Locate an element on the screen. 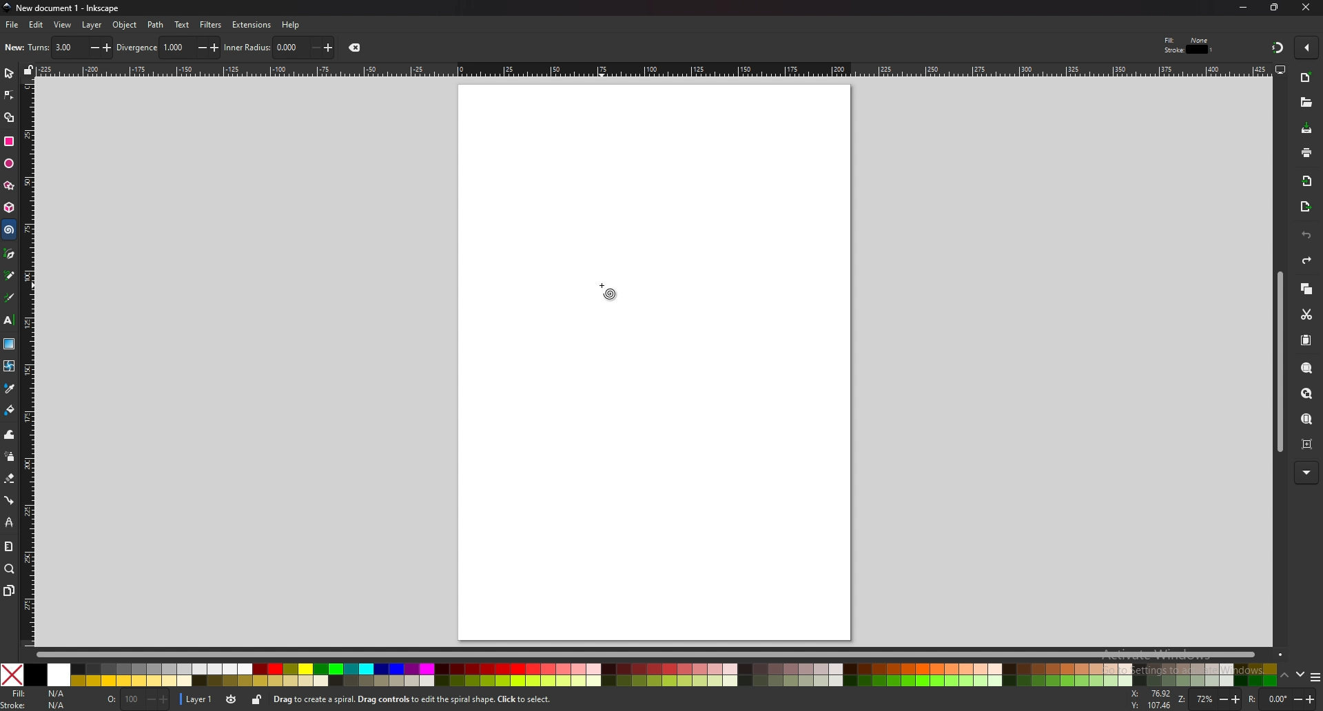 This screenshot has height=711, width=1323. fill: N/A is located at coordinates (41, 692).